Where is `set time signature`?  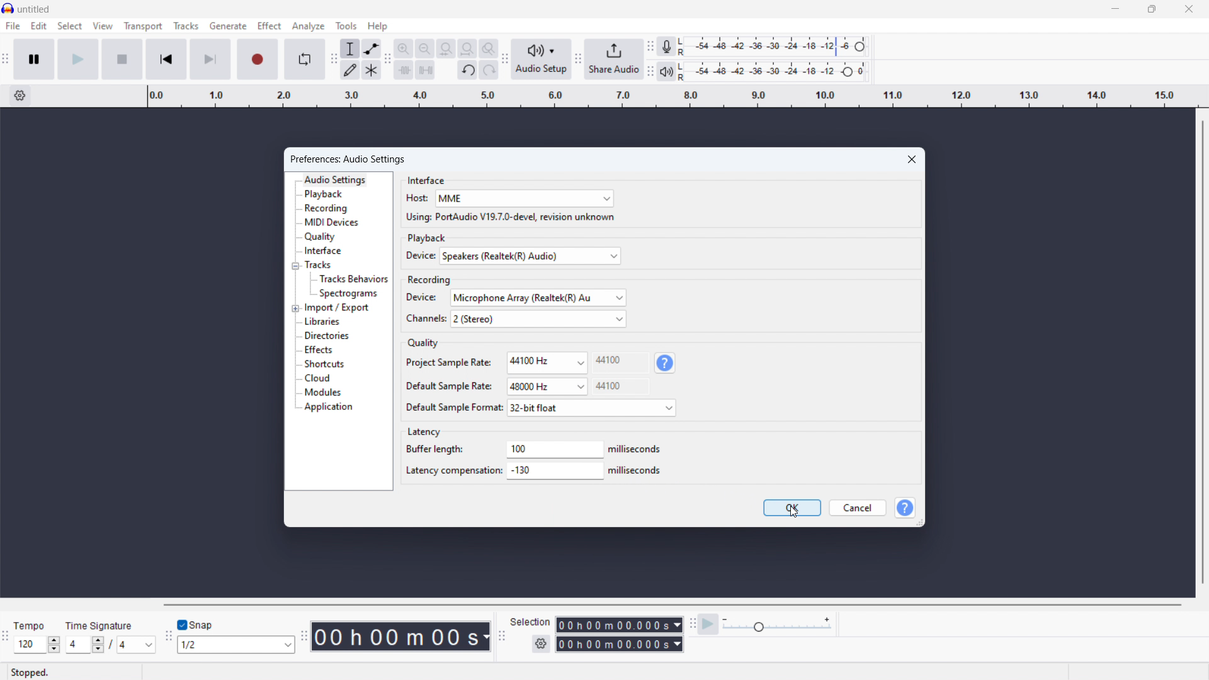
set time signature is located at coordinates (109, 645).